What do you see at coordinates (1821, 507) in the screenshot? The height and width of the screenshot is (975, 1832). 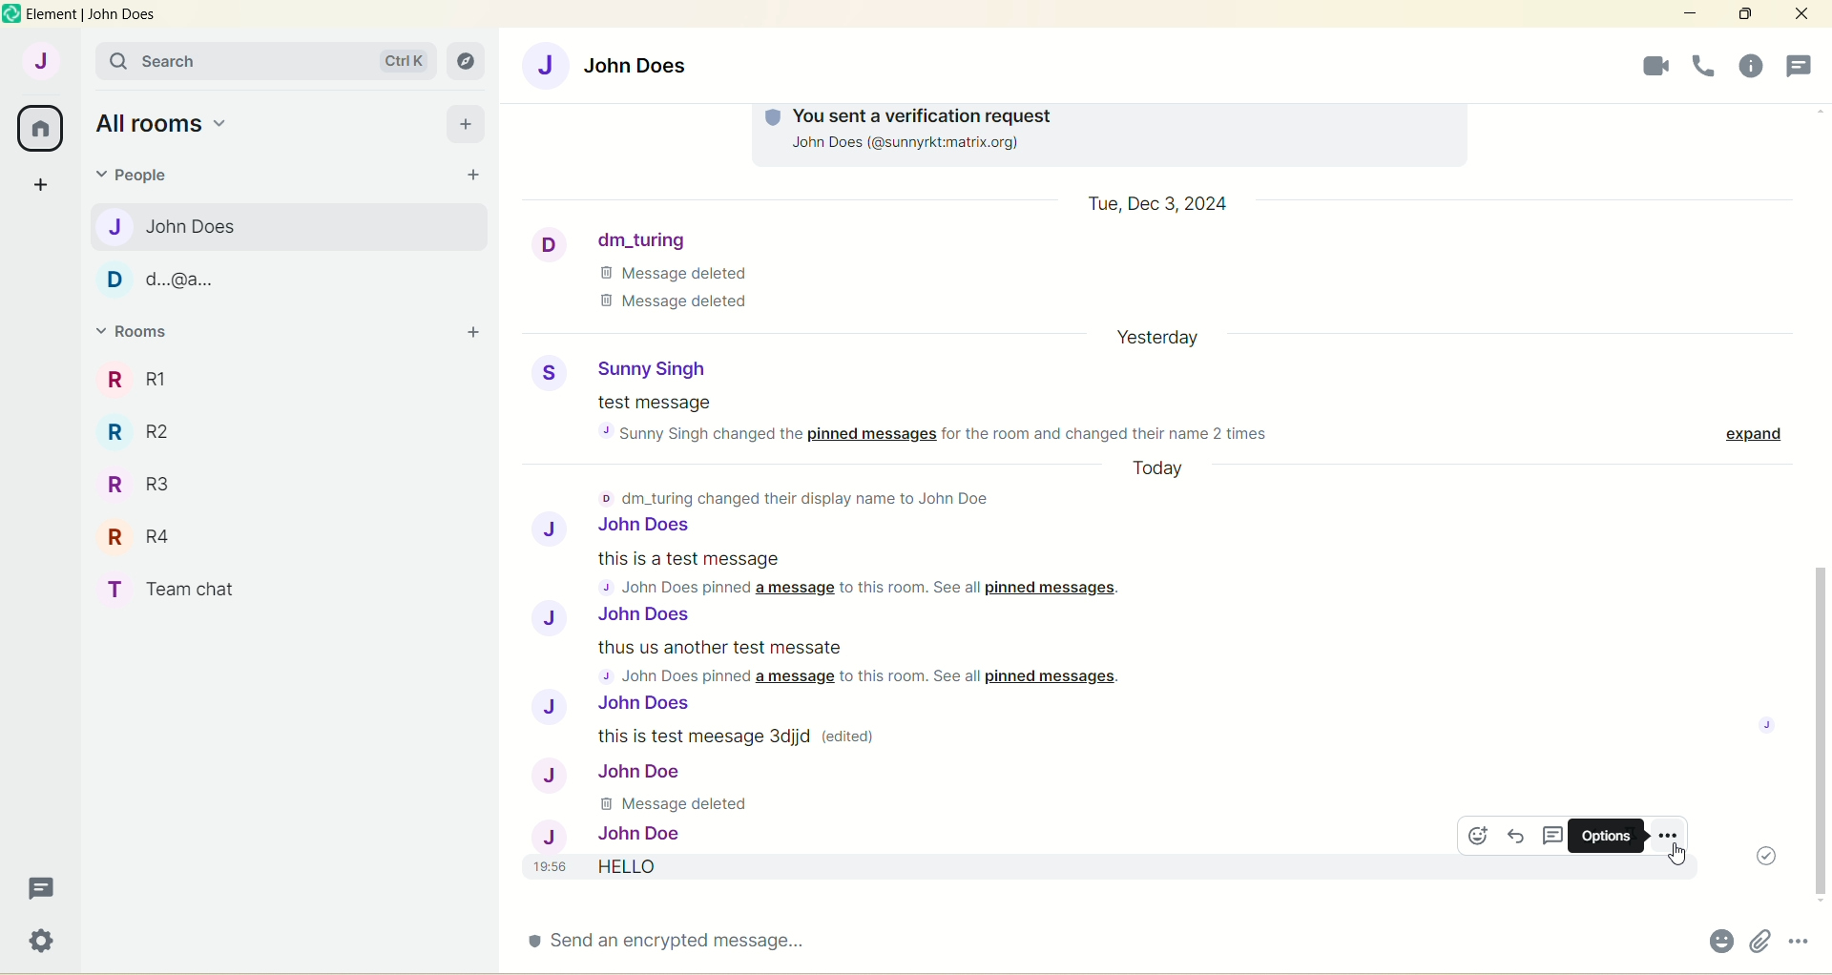 I see `vertical scroll bar` at bounding box center [1821, 507].